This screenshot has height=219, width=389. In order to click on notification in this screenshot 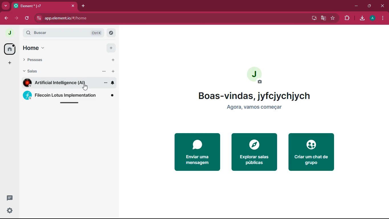, I will do `click(113, 83)`.